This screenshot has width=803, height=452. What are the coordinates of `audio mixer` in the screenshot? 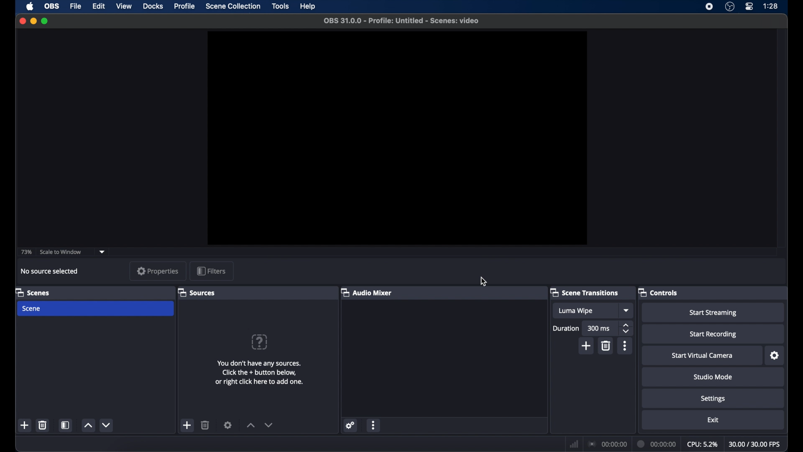 It's located at (368, 293).